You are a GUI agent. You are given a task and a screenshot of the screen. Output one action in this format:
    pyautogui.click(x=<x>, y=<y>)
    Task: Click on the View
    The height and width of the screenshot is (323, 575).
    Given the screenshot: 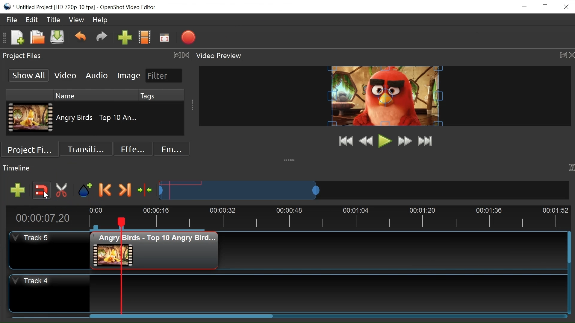 What is the action you would take?
    pyautogui.click(x=77, y=19)
    